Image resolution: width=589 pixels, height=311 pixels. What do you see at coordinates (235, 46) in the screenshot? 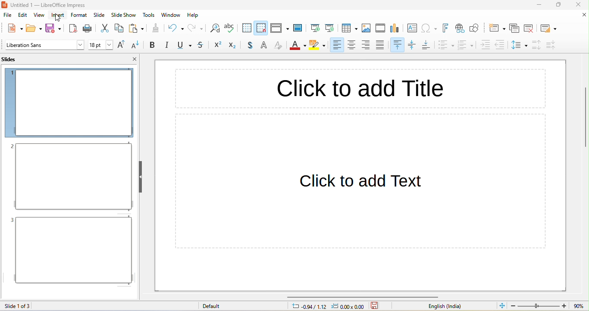
I see `subscript` at bounding box center [235, 46].